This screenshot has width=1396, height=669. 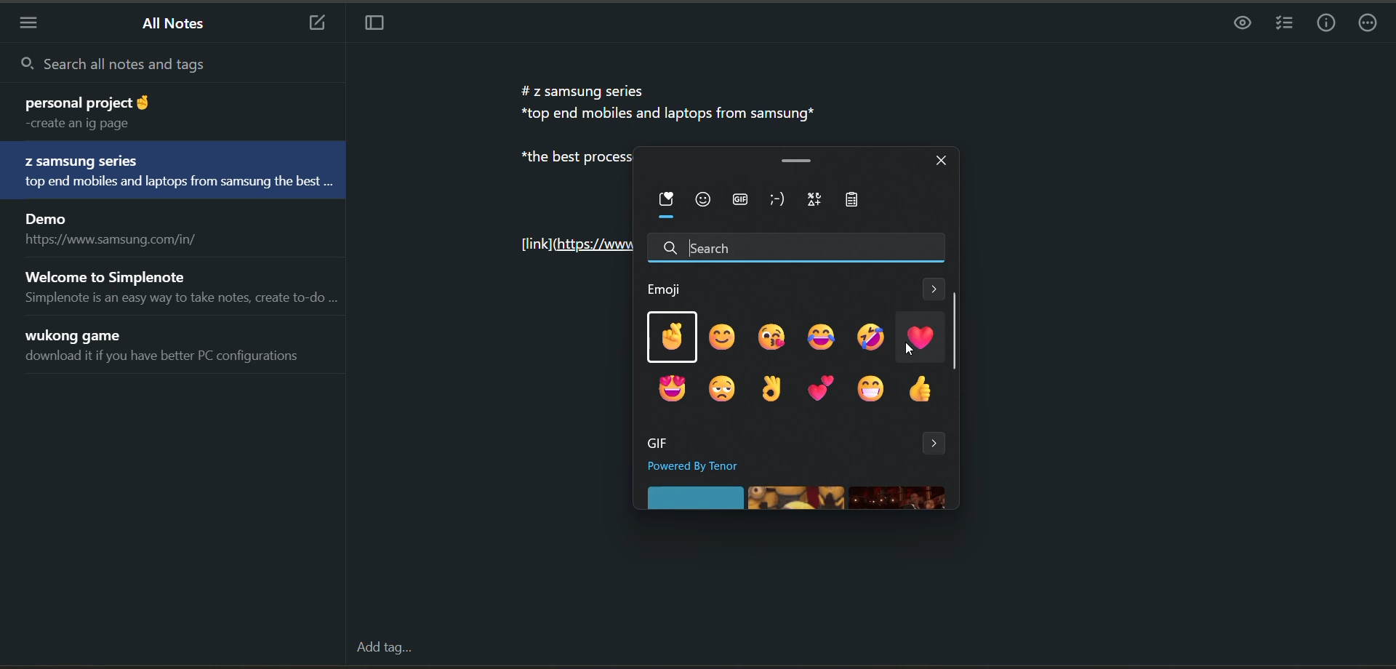 I want to click on emoji 7, so click(x=670, y=387).